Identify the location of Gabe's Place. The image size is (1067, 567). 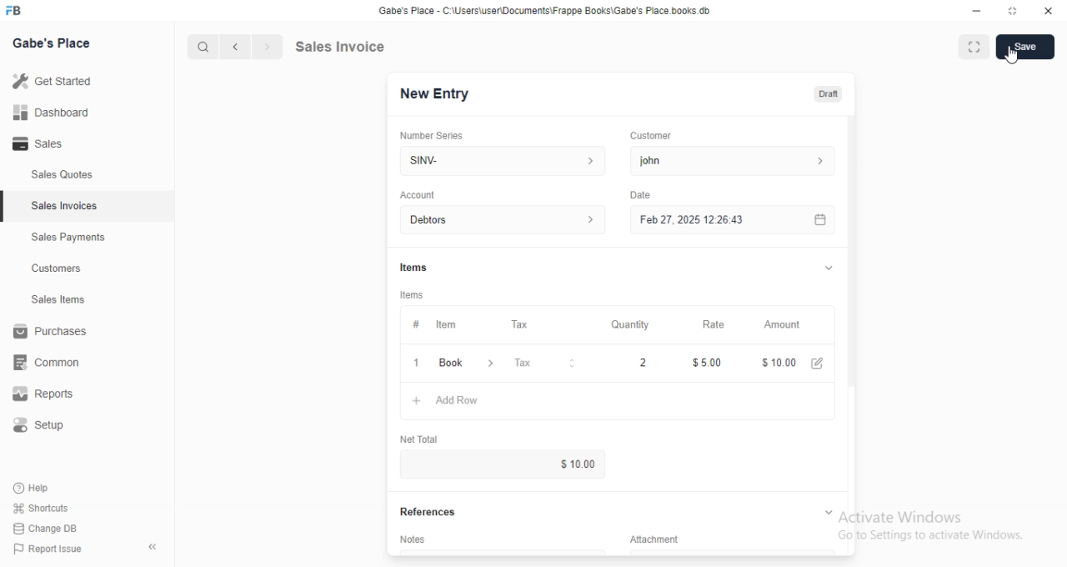
(54, 43).